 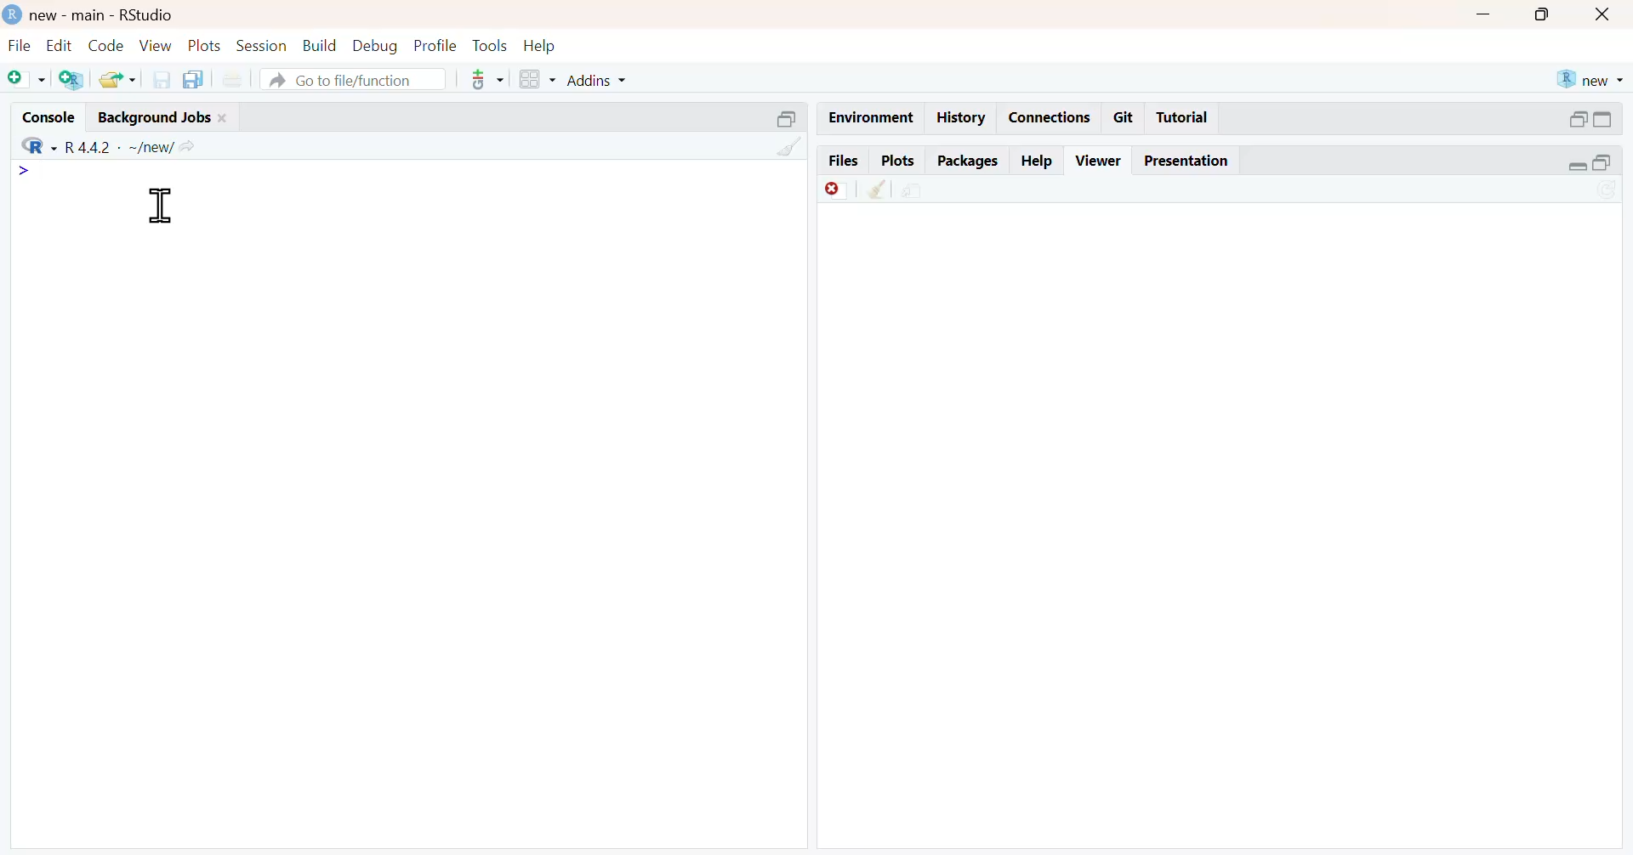 What do you see at coordinates (71, 81) in the screenshot?
I see `create a project` at bounding box center [71, 81].